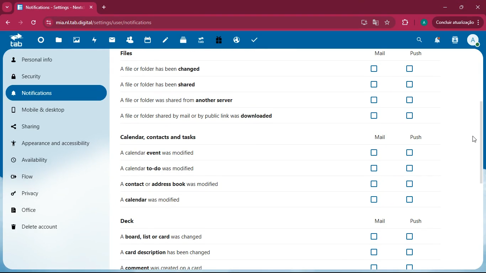 This screenshot has width=486, height=273. What do you see at coordinates (409, 252) in the screenshot?
I see `off` at bounding box center [409, 252].